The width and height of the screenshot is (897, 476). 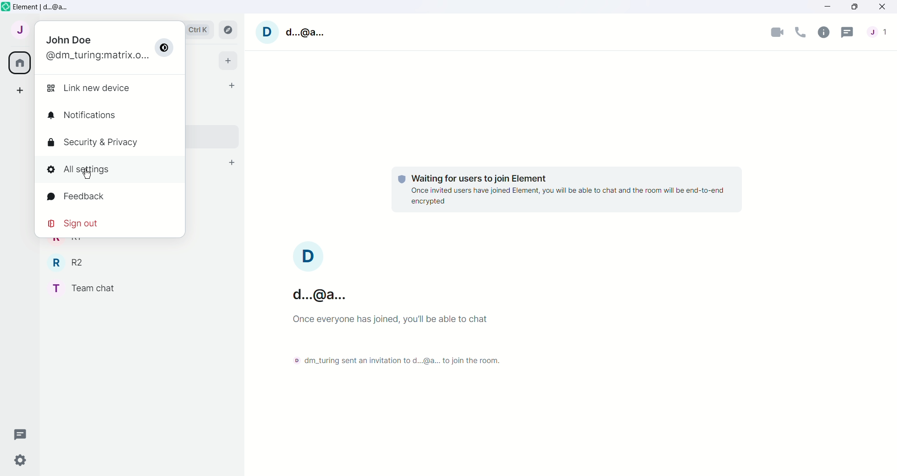 What do you see at coordinates (228, 61) in the screenshot?
I see `Add` at bounding box center [228, 61].